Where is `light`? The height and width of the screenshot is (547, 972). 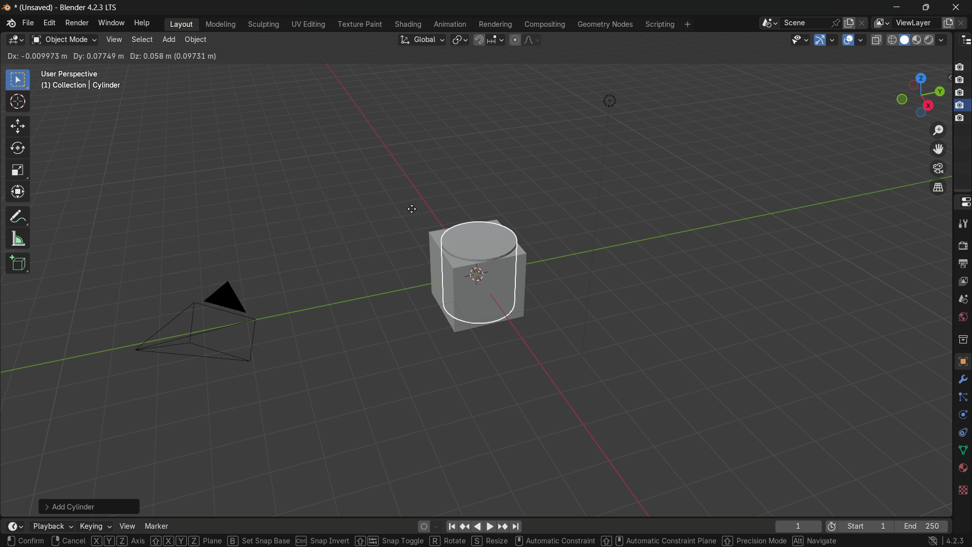
light is located at coordinates (606, 103).